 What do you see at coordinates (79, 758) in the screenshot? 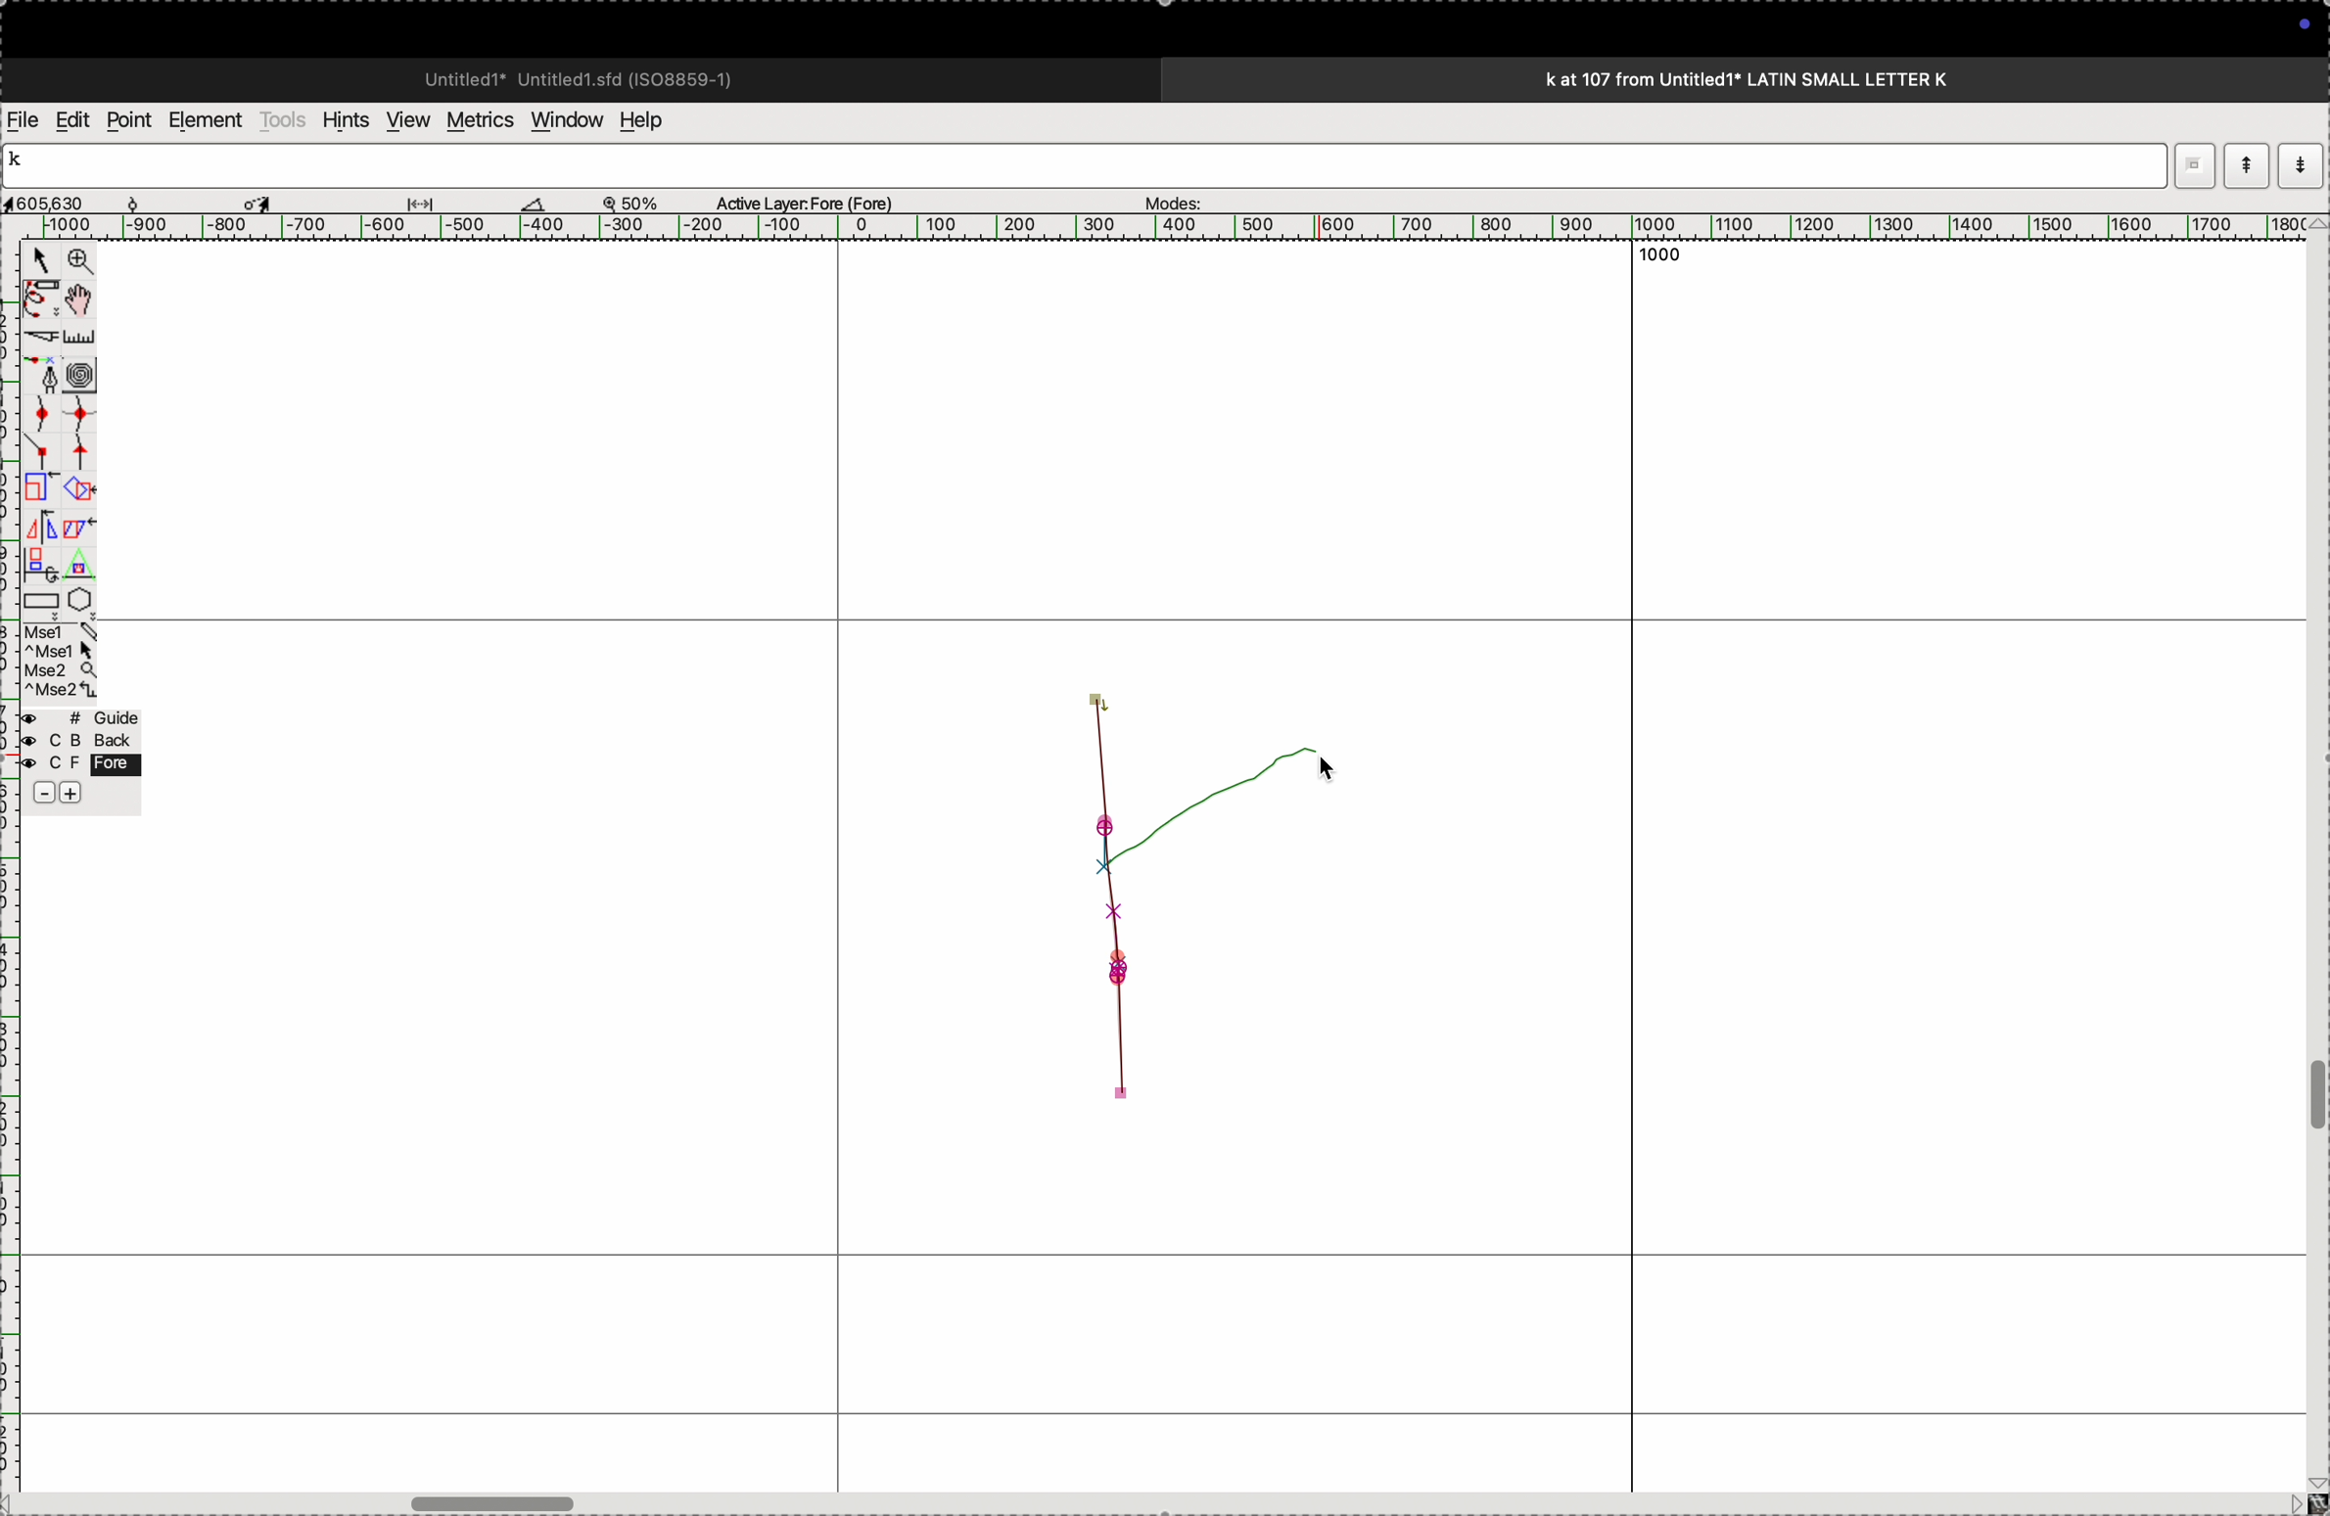
I see `Guide` at bounding box center [79, 758].